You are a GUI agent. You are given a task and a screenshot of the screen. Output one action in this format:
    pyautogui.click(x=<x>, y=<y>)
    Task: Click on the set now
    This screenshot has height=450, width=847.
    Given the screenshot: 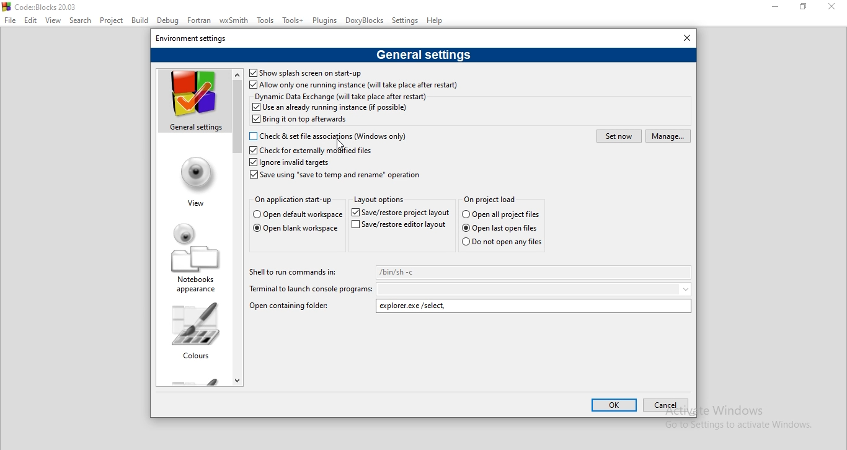 What is the action you would take?
    pyautogui.click(x=618, y=136)
    